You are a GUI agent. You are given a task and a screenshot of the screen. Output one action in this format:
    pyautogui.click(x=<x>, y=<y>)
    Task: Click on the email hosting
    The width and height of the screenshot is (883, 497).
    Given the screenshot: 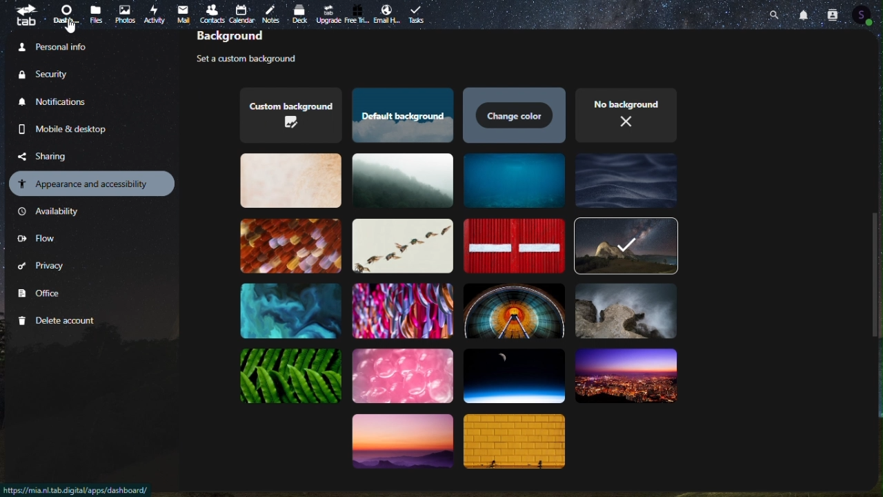 What is the action you would take?
    pyautogui.click(x=387, y=15)
    